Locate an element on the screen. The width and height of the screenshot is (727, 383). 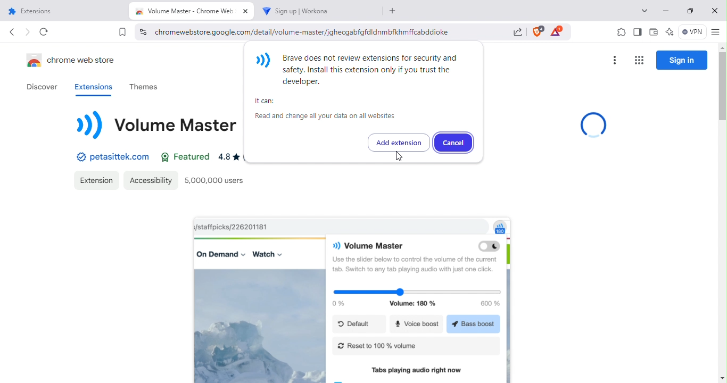
image is located at coordinates (353, 301).